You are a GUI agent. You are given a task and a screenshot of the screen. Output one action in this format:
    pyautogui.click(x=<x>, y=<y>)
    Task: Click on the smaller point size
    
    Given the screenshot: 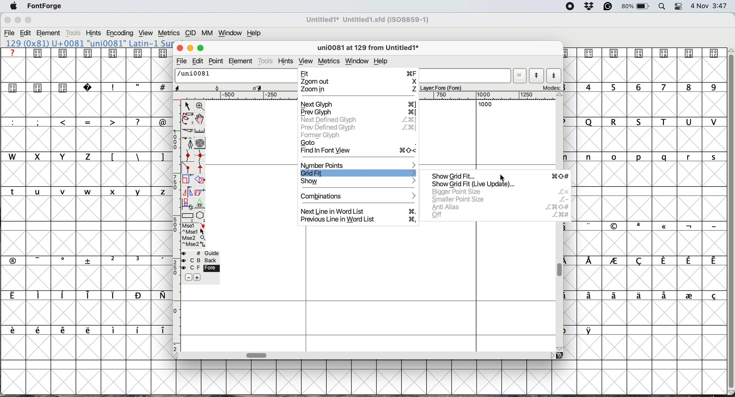 What is the action you would take?
    pyautogui.click(x=498, y=199)
    